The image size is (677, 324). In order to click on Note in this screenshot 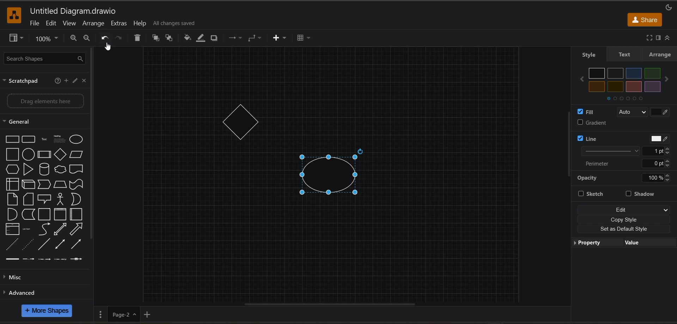, I will do `click(12, 199)`.